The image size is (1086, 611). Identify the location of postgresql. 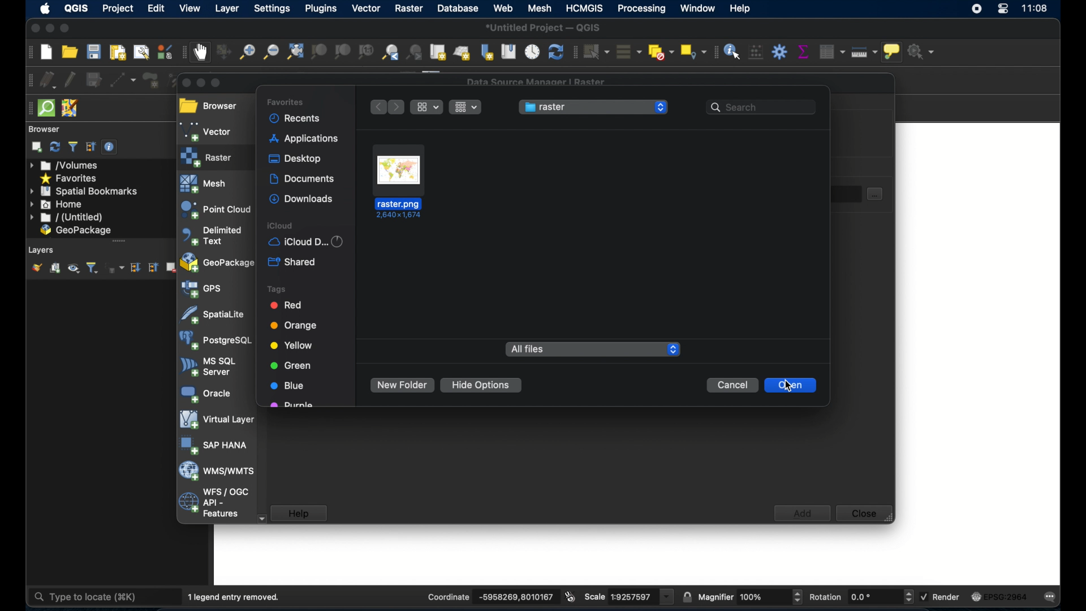
(216, 340).